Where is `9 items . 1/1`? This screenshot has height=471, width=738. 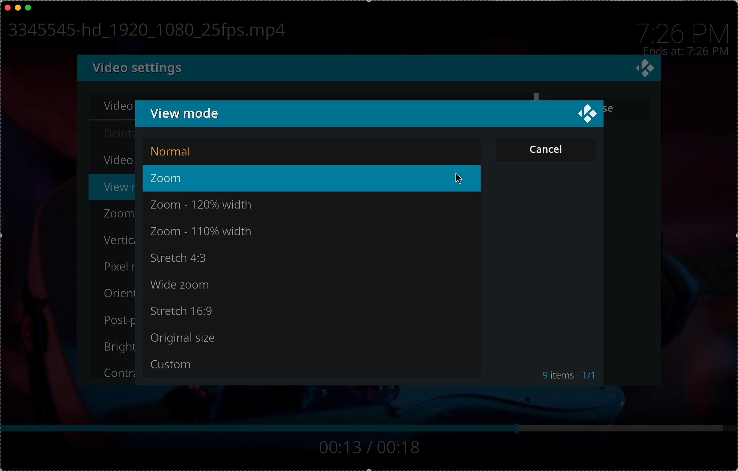 9 items . 1/1 is located at coordinates (570, 375).